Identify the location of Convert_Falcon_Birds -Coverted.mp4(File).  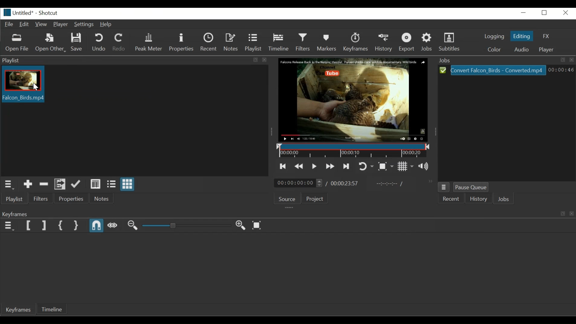
(493, 70).